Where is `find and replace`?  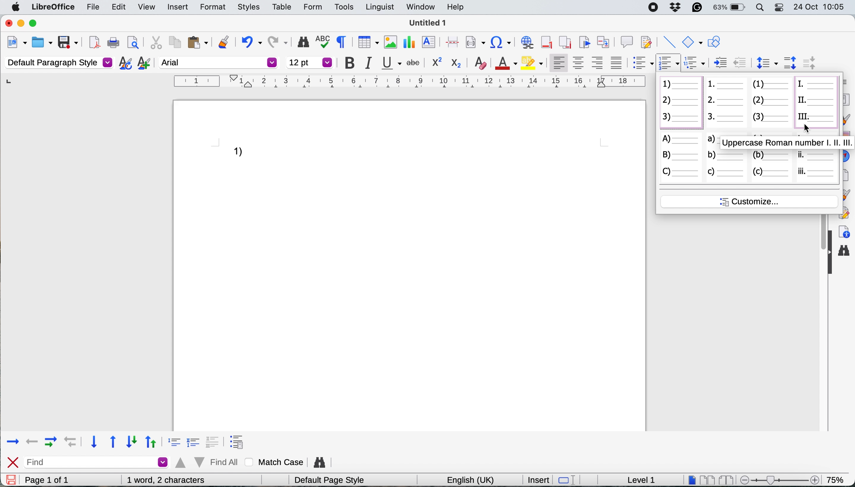 find and replace is located at coordinates (322, 461).